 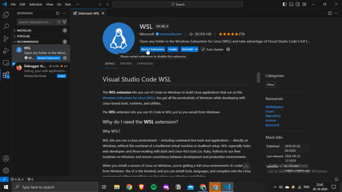 What do you see at coordinates (59, 66) in the screenshot?
I see `4.1M 4.5` at bounding box center [59, 66].